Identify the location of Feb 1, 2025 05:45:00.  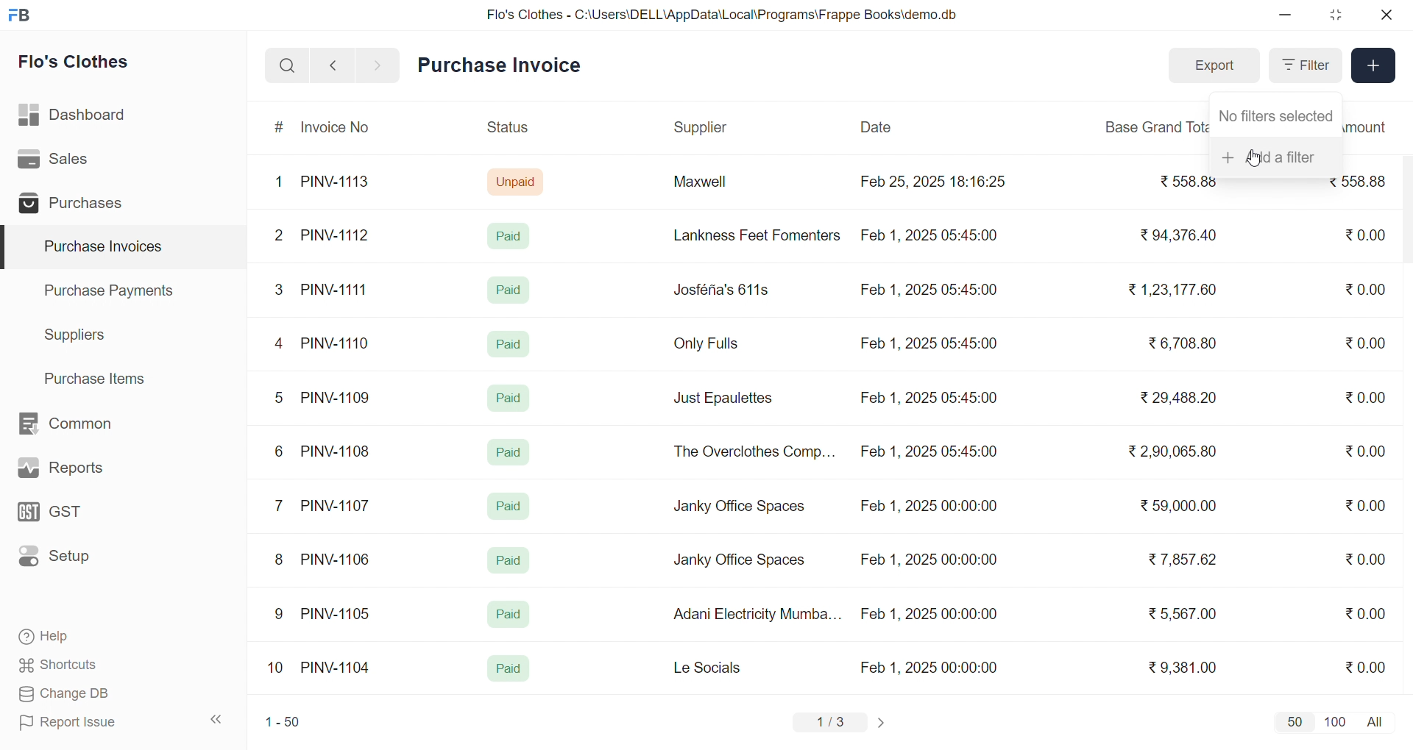
(931, 453).